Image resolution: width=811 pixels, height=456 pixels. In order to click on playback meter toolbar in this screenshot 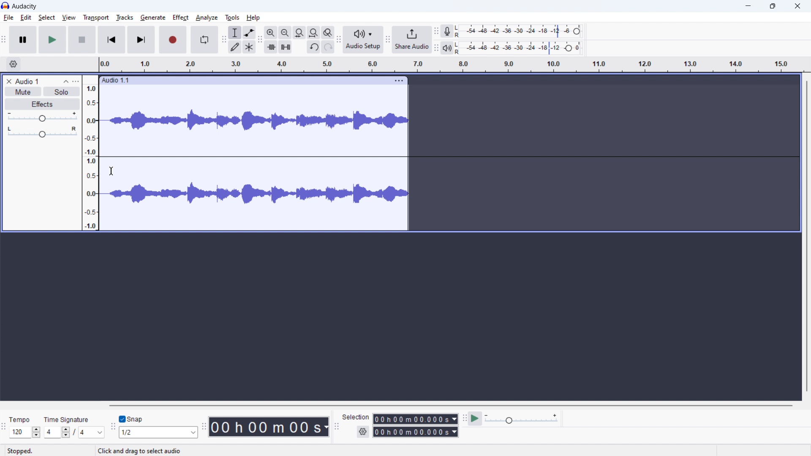, I will do `click(436, 48)`.